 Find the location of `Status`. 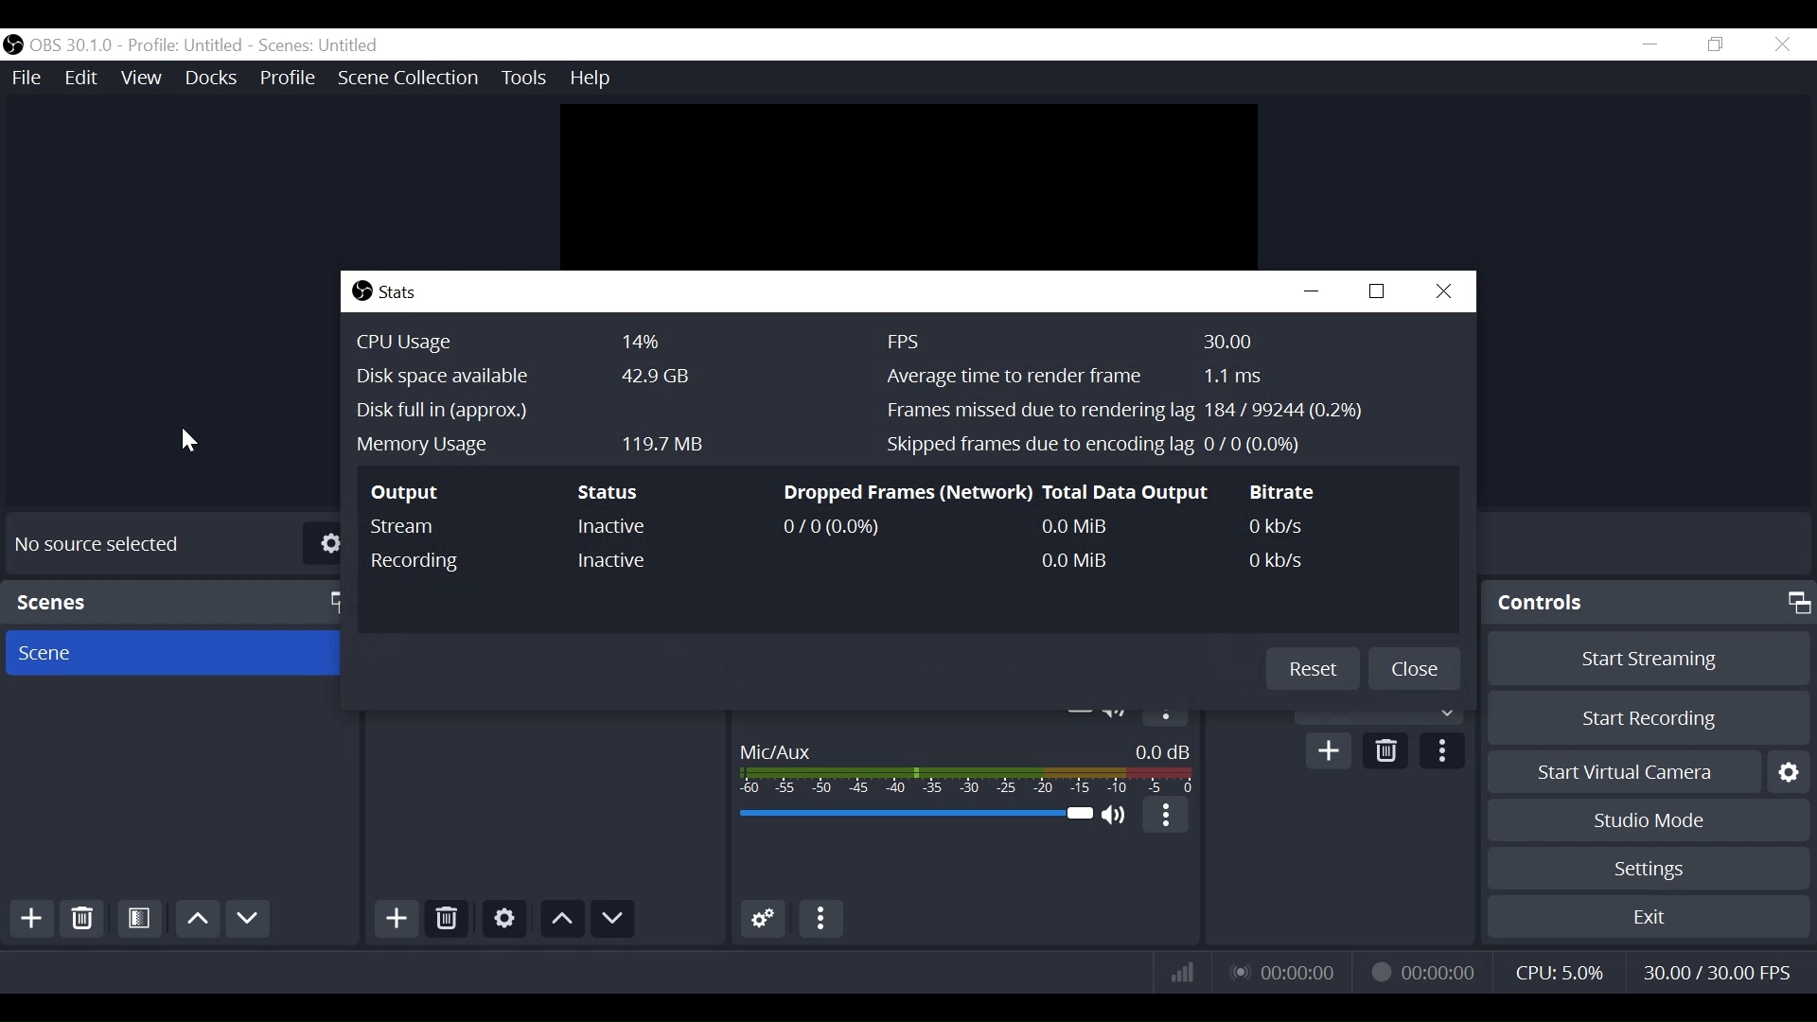

Status is located at coordinates (614, 490).